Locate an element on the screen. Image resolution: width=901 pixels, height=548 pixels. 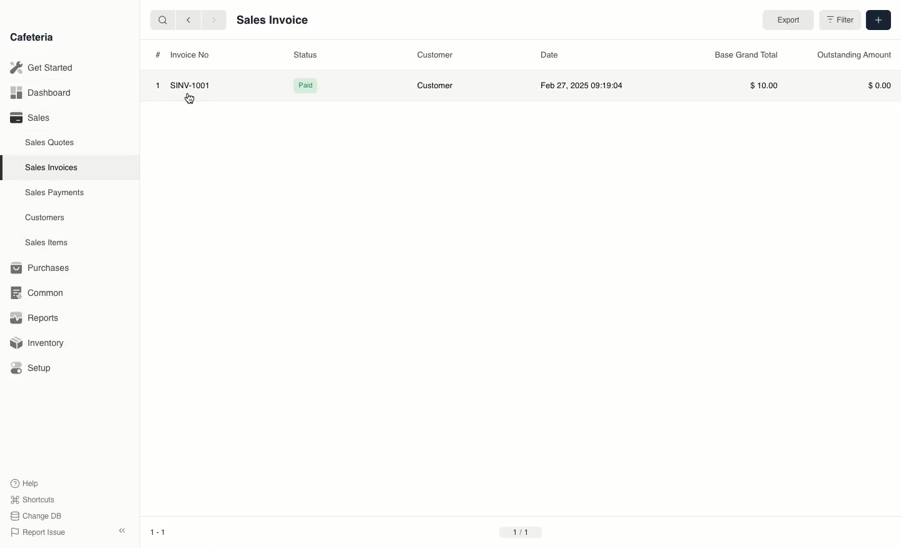
Customer is located at coordinates (437, 86).